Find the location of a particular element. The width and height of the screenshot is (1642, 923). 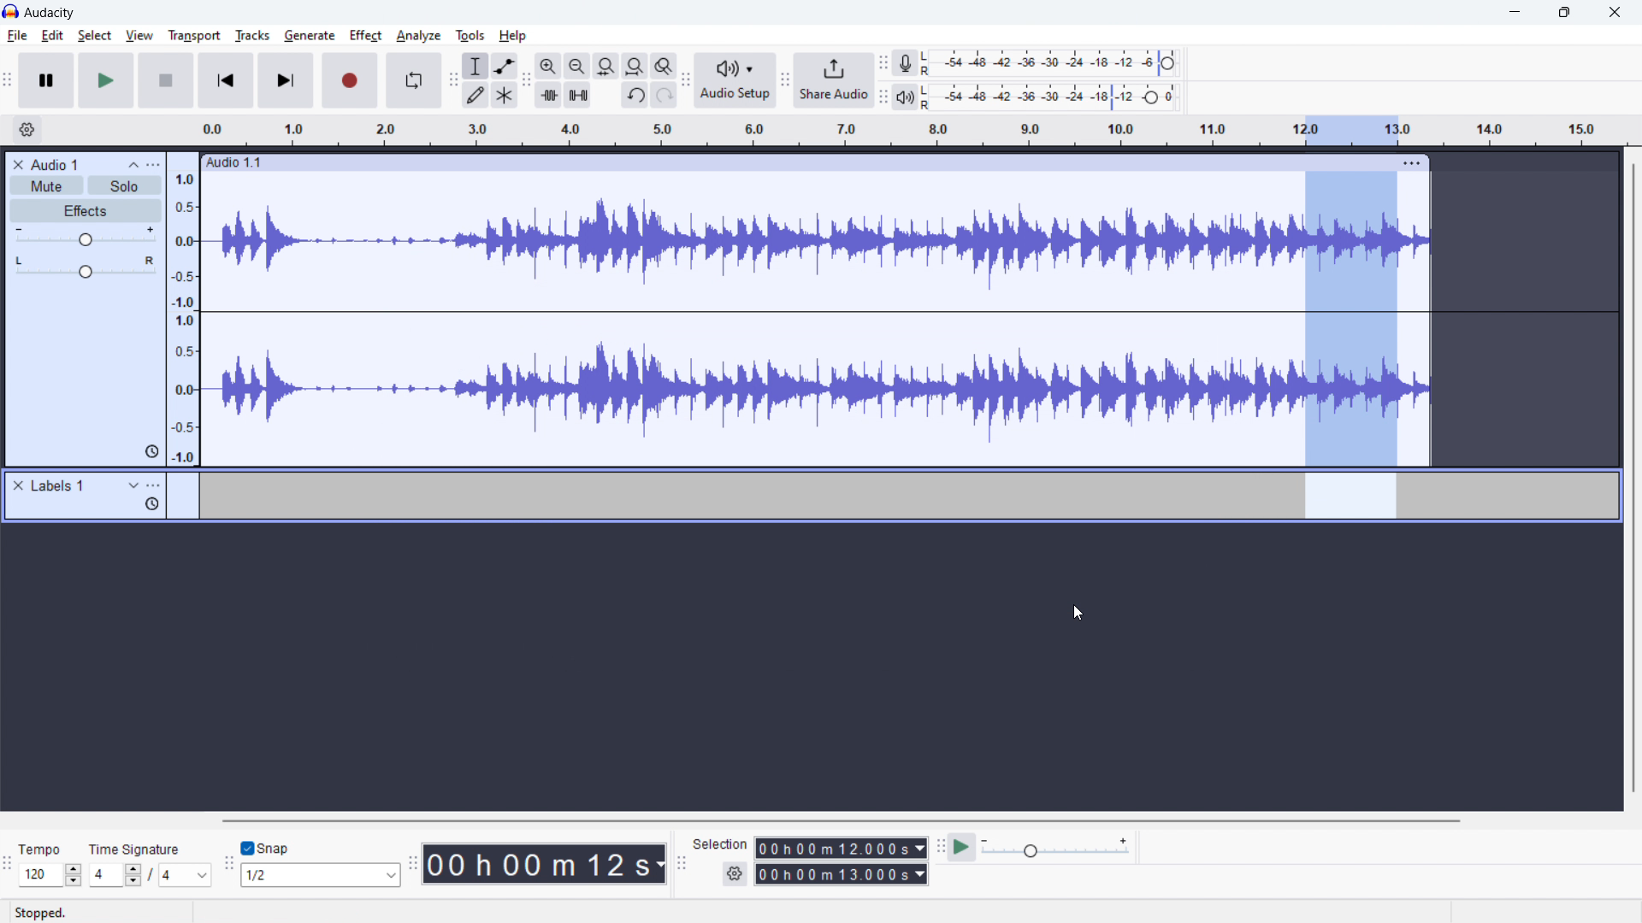

tools toolbar is located at coordinates (453, 80).